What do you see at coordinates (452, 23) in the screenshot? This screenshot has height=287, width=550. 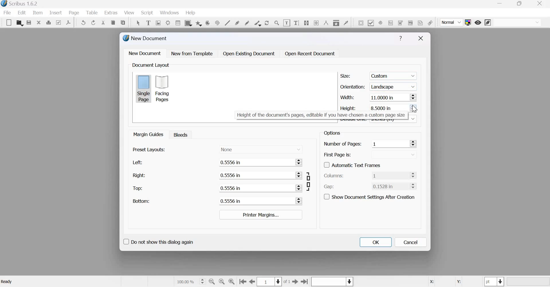 I see `Normal` at bounding box center [452, 23].